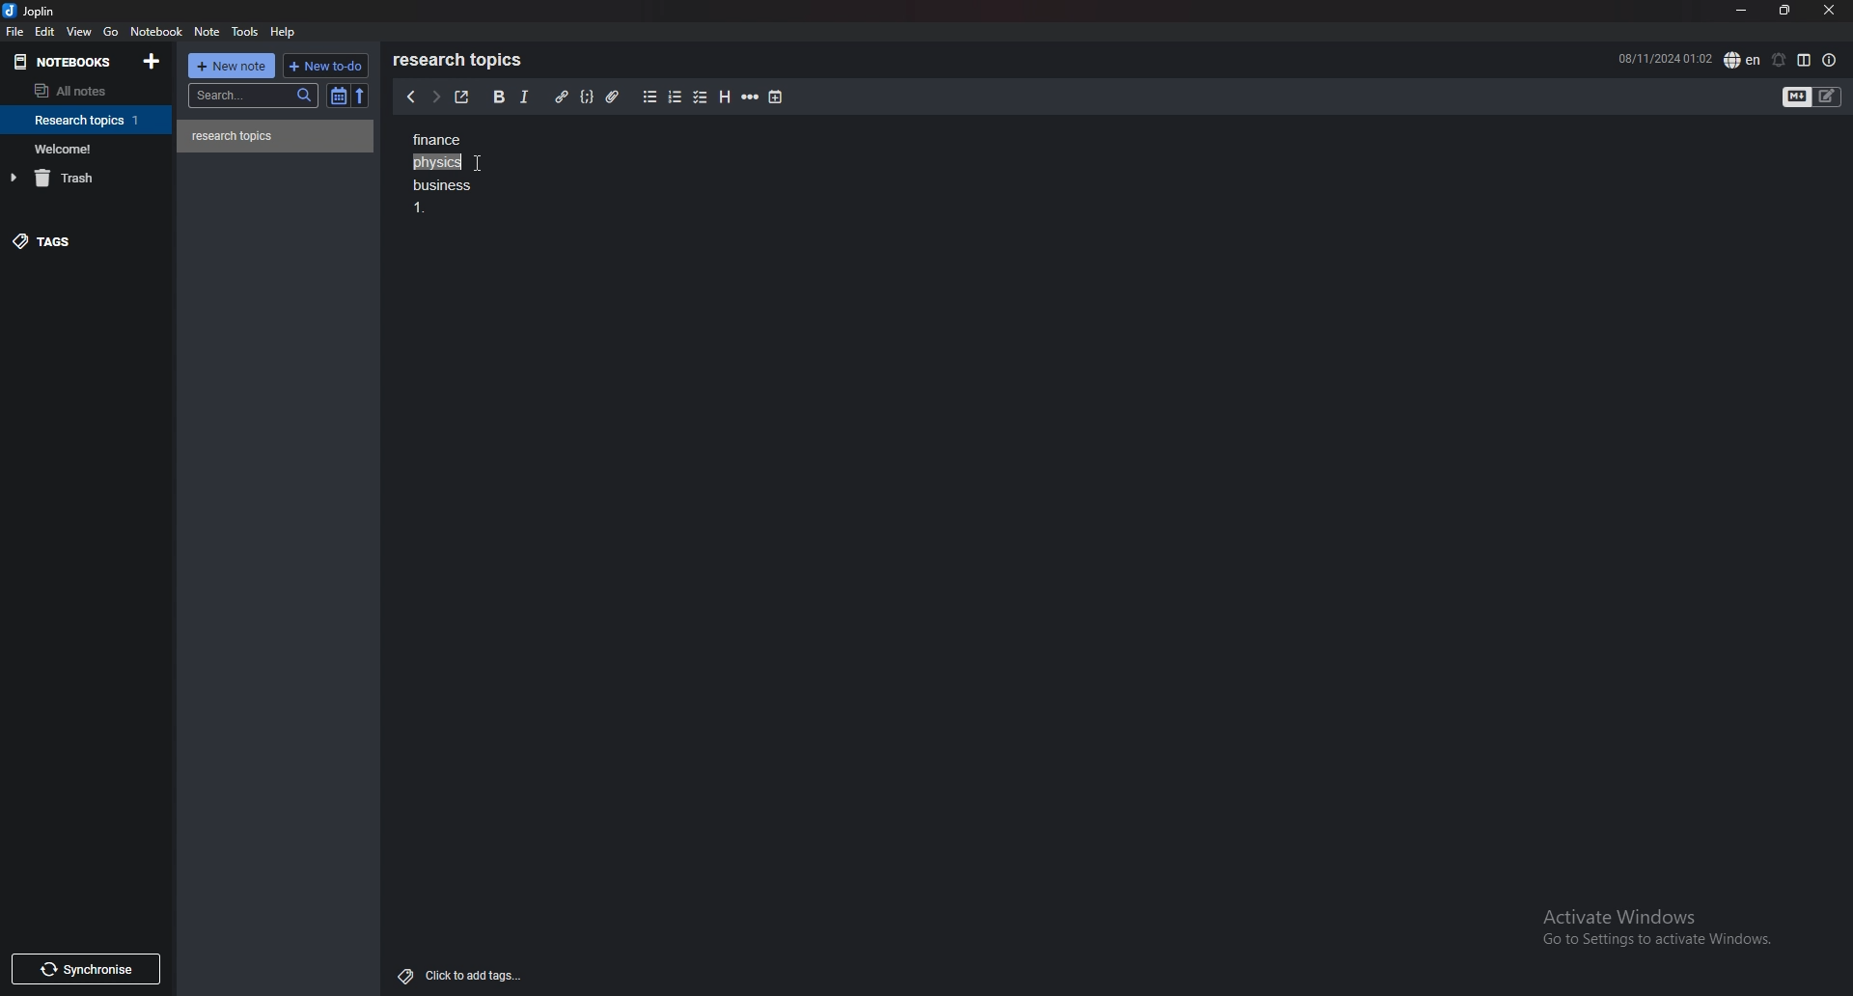  What do you see at coordinates (1664, 58) in the screenshot?
I see `08/11/2024 01:02` at bounding box center [1664, 58].